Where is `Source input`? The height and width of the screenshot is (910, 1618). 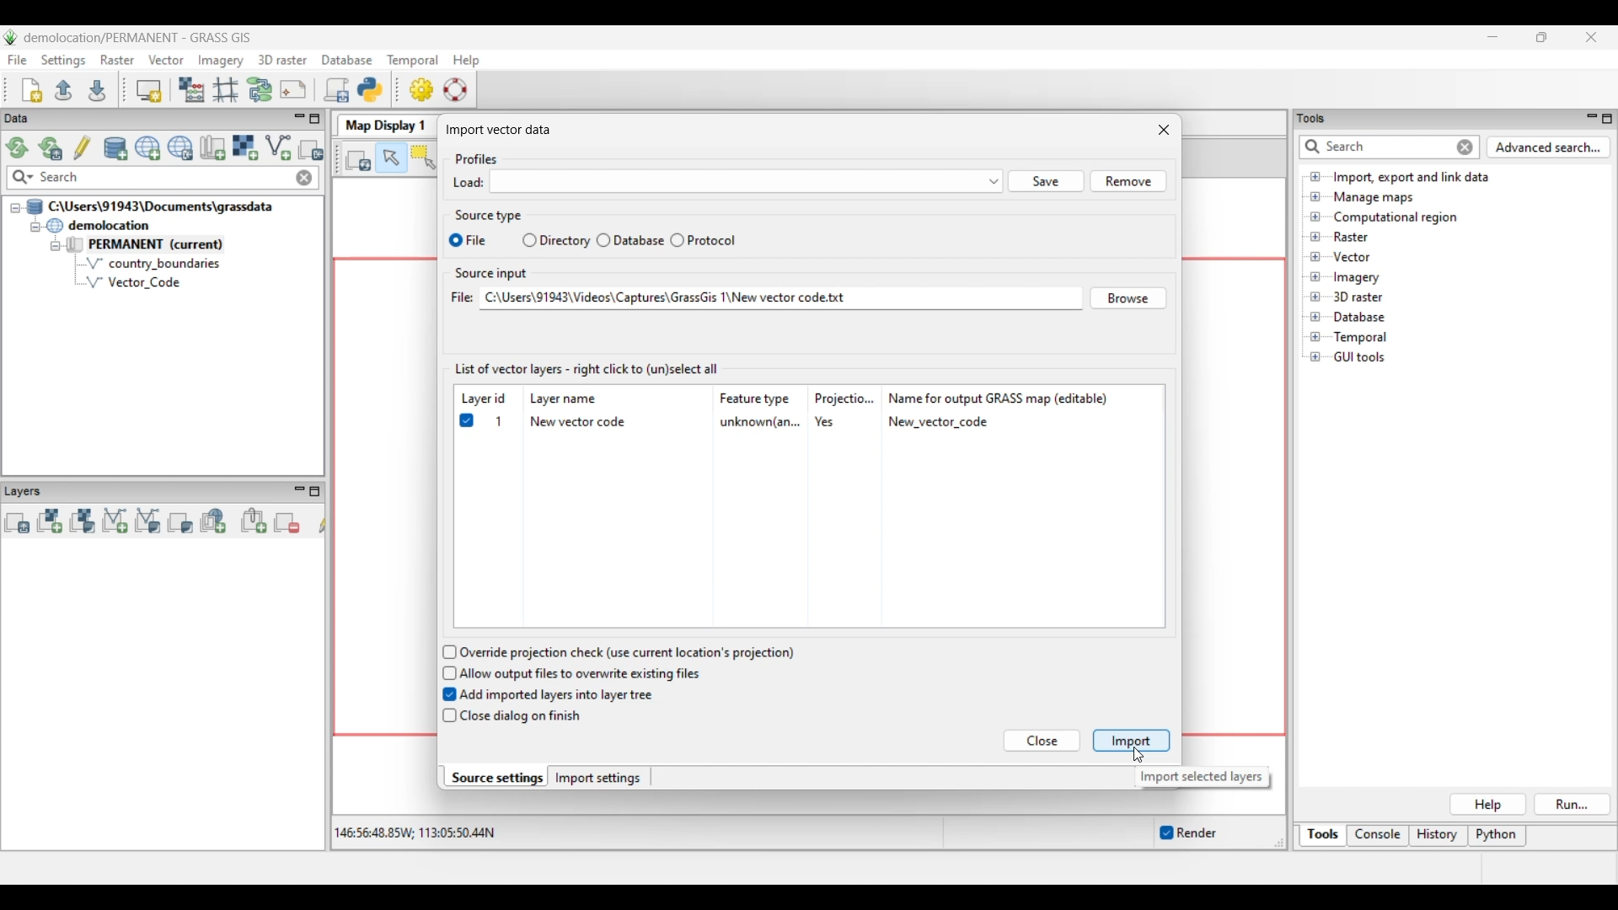 Source input is located at coordinates (497, 273).